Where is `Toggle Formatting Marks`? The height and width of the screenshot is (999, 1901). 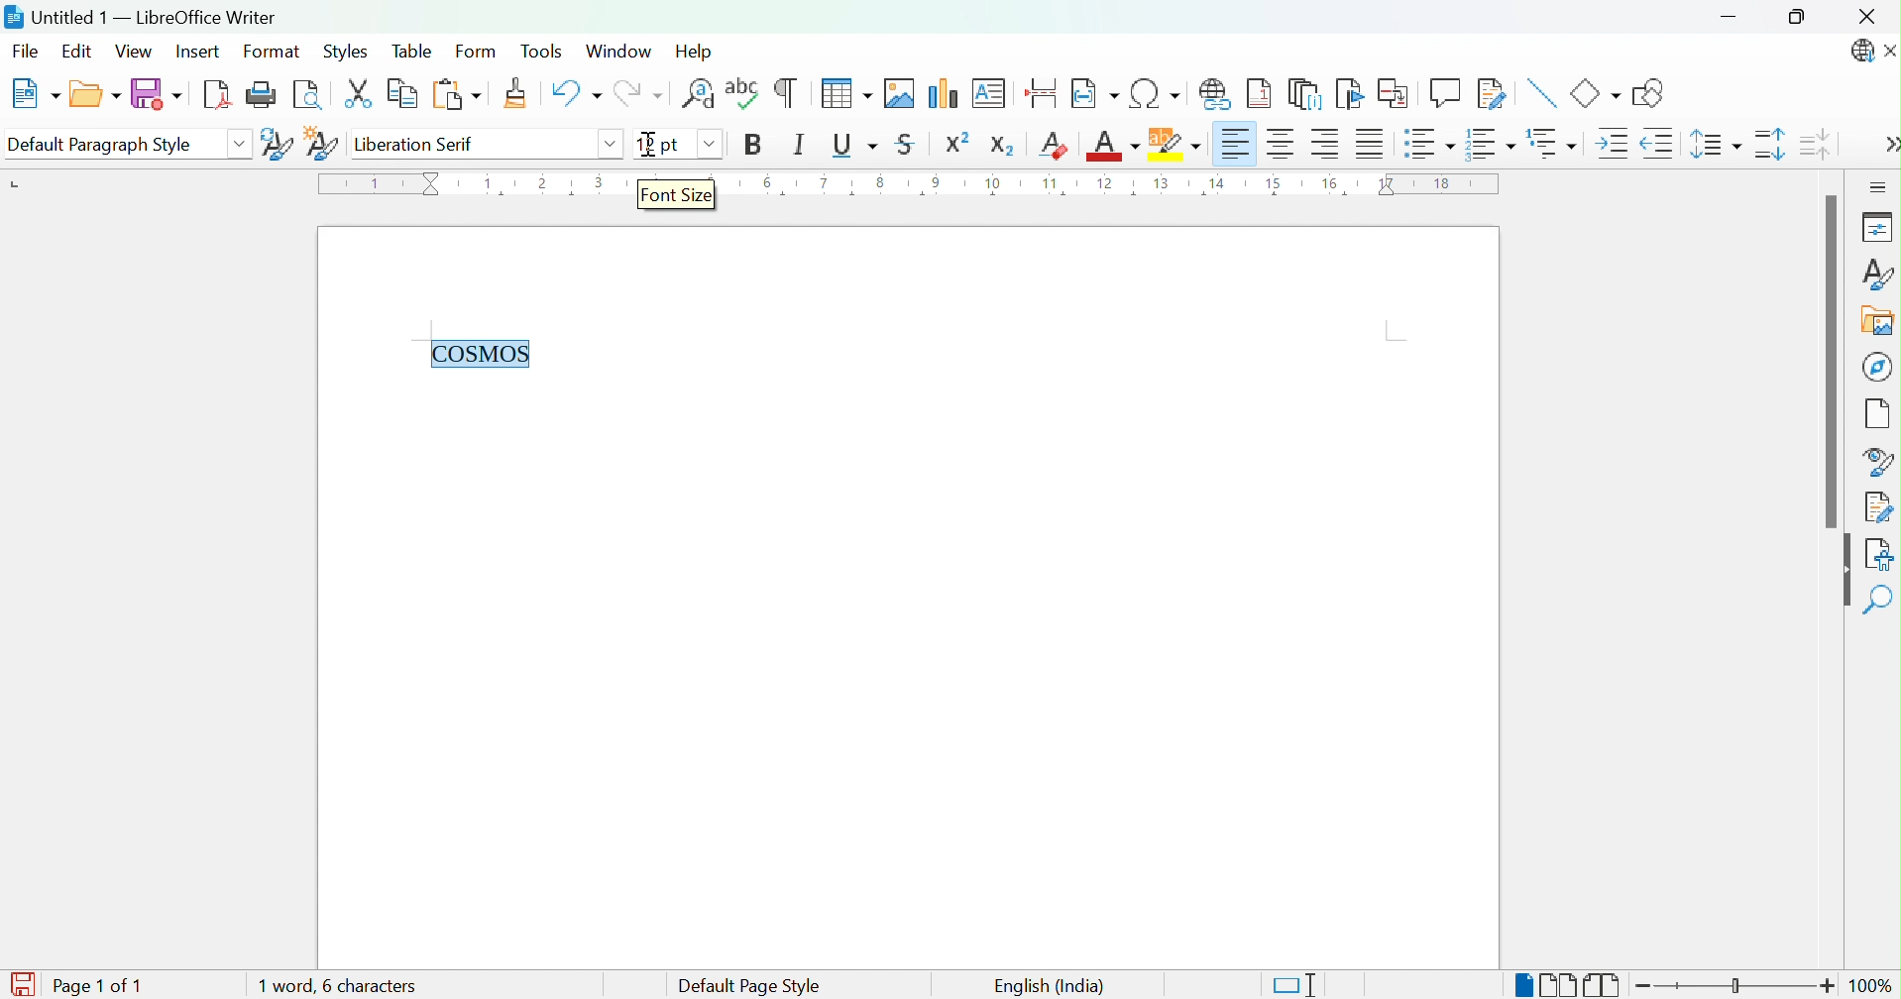
Toggle Formatting Marks is located at coordinates (786, 91).